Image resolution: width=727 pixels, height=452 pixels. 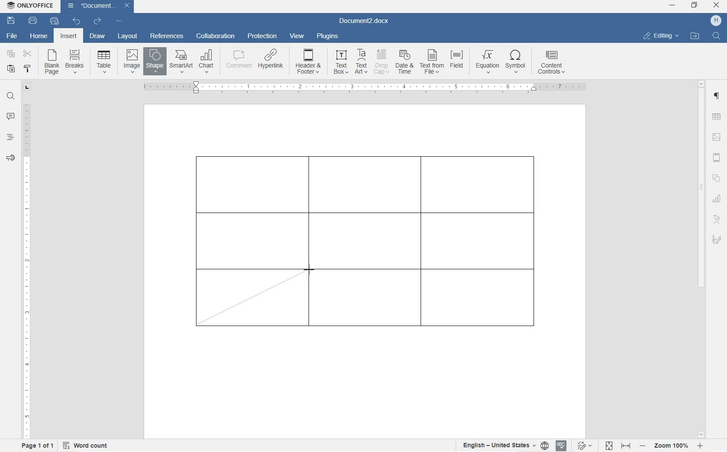 What do you see at coordinates (11, 117) in the screenshot?
I see `comment` at bounding box center [11, 117].